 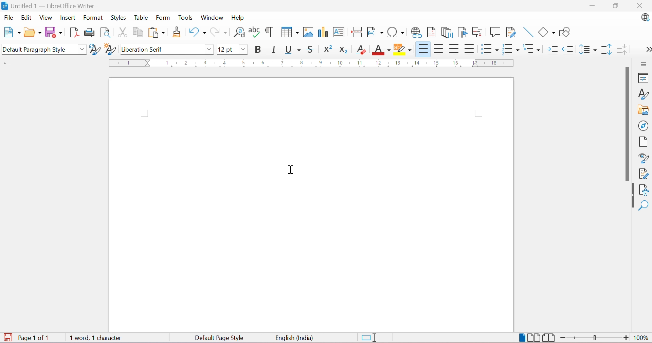 What do you see at coordinates (311, 49) in the screenshot?
I see `Strikethrough` at bounding box center [311, 49].